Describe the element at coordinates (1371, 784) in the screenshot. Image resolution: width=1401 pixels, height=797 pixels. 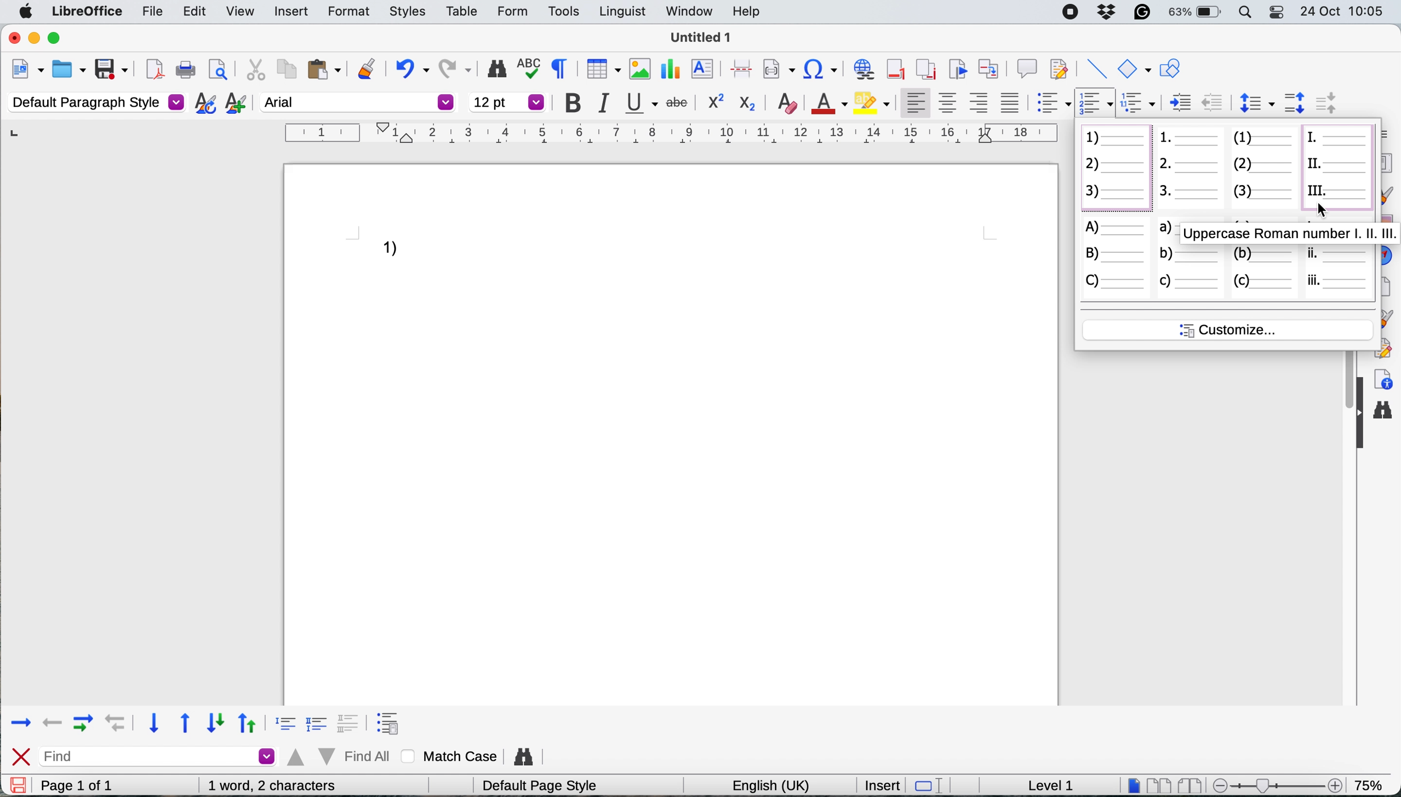
I see `75%` at that location.